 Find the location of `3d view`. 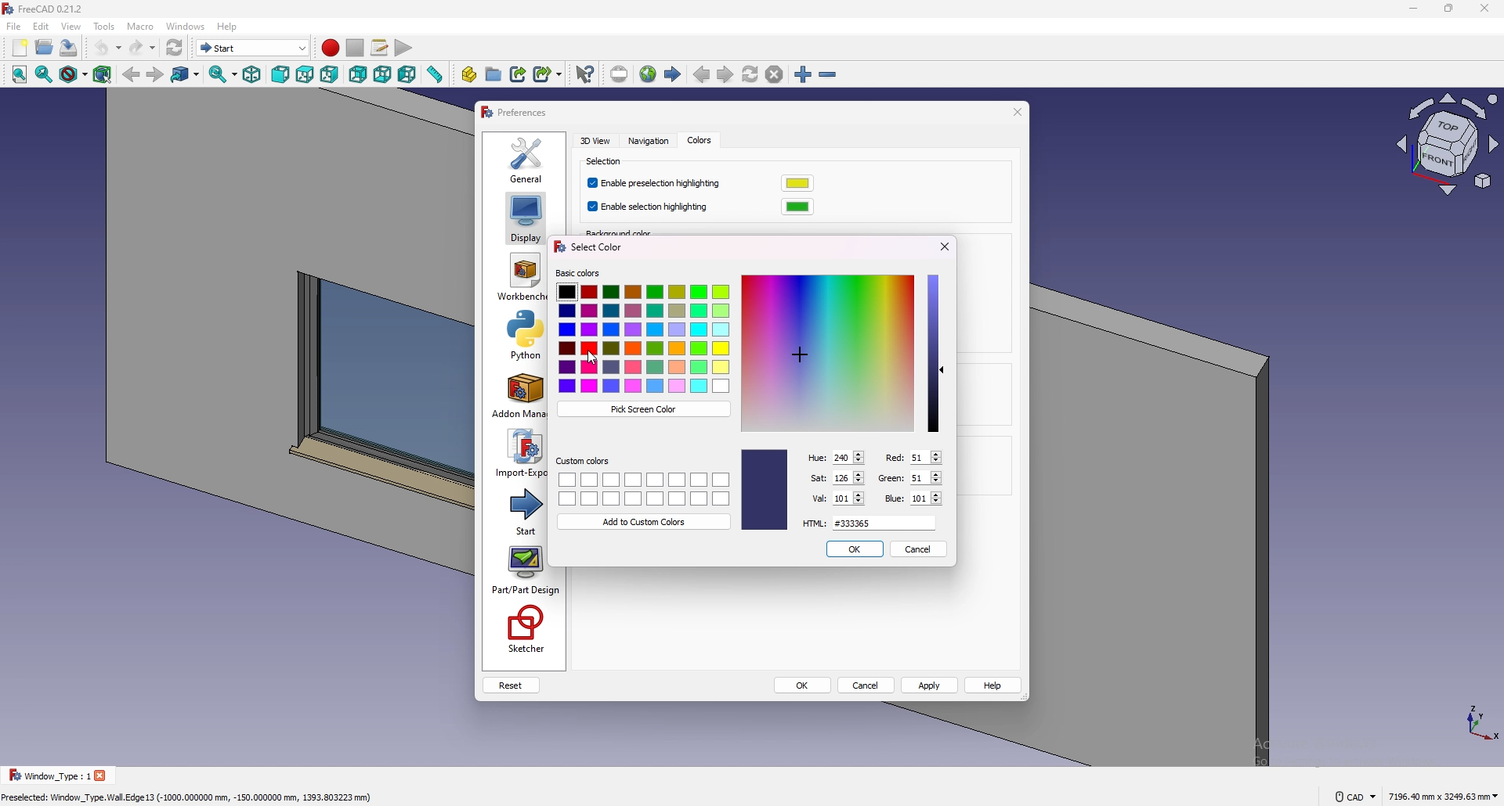

3d view is located at coordinates (597, 140).